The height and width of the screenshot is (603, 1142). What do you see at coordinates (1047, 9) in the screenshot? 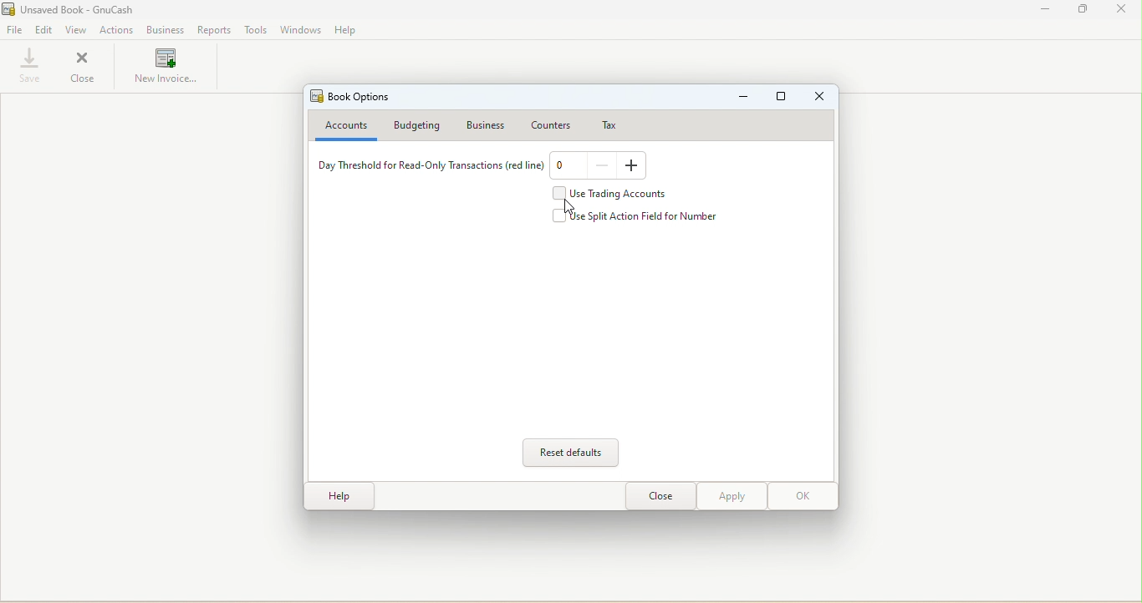
I see `Minimize` at bounding box center [1047, 9].